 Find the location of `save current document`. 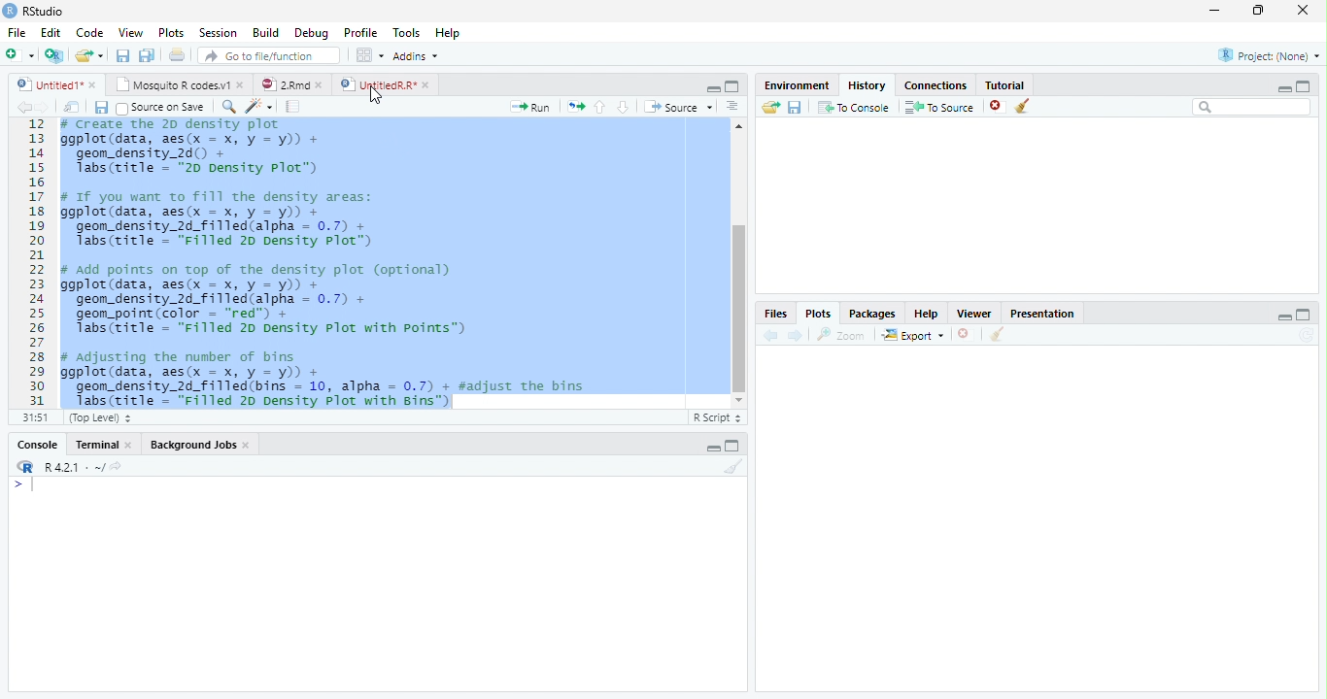

save current document is located at coordinates (121, 55).